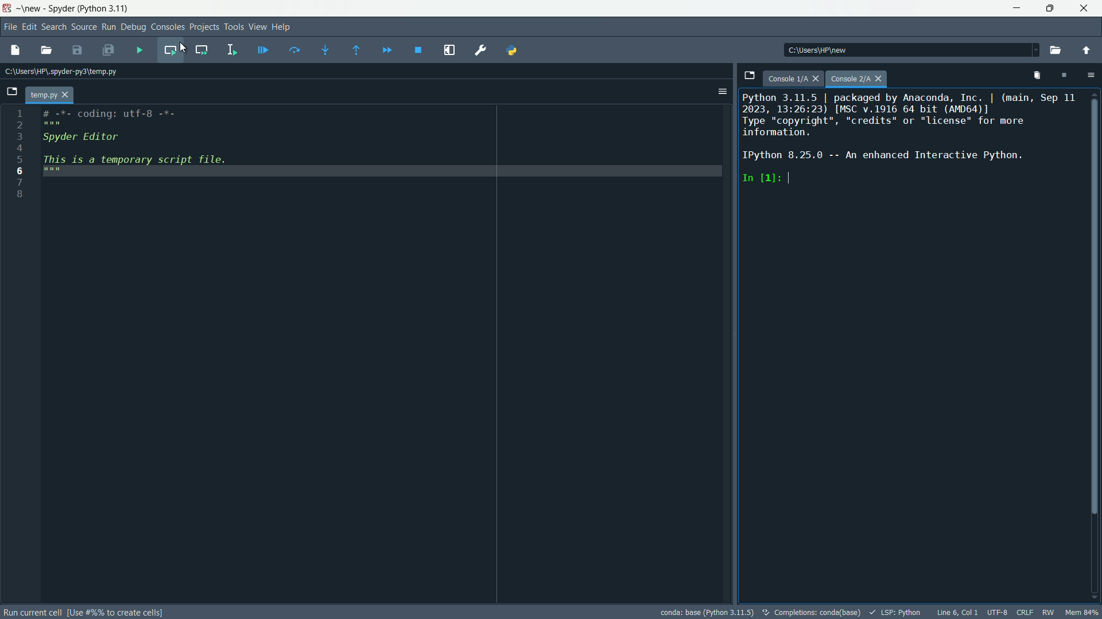 Image resolution: width=1102 pixels, height=619 pixels. What do you see at coordinates (897, 612) in the screenshot?
I see `lsp:python` at bounding box center [897, 612].